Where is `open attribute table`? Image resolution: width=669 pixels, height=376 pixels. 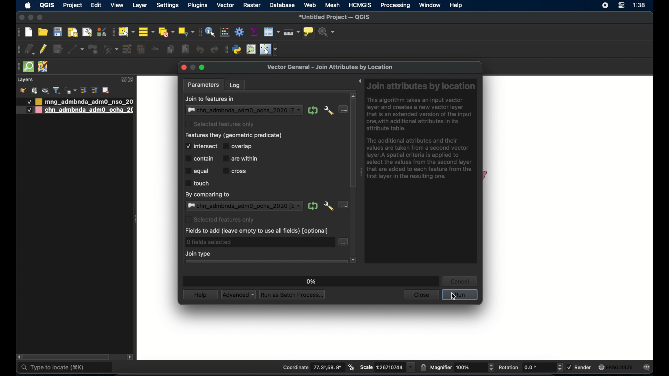
open attribute table is located at coordinates (272, 32).